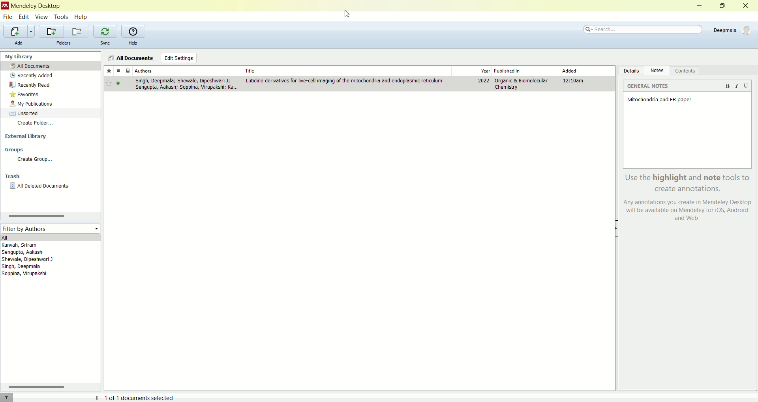 Image resolution: width=758 pixels, height=402 pixels. Describe the element at coordinates (570, 71) in the screenshot. I see `added` at that location.